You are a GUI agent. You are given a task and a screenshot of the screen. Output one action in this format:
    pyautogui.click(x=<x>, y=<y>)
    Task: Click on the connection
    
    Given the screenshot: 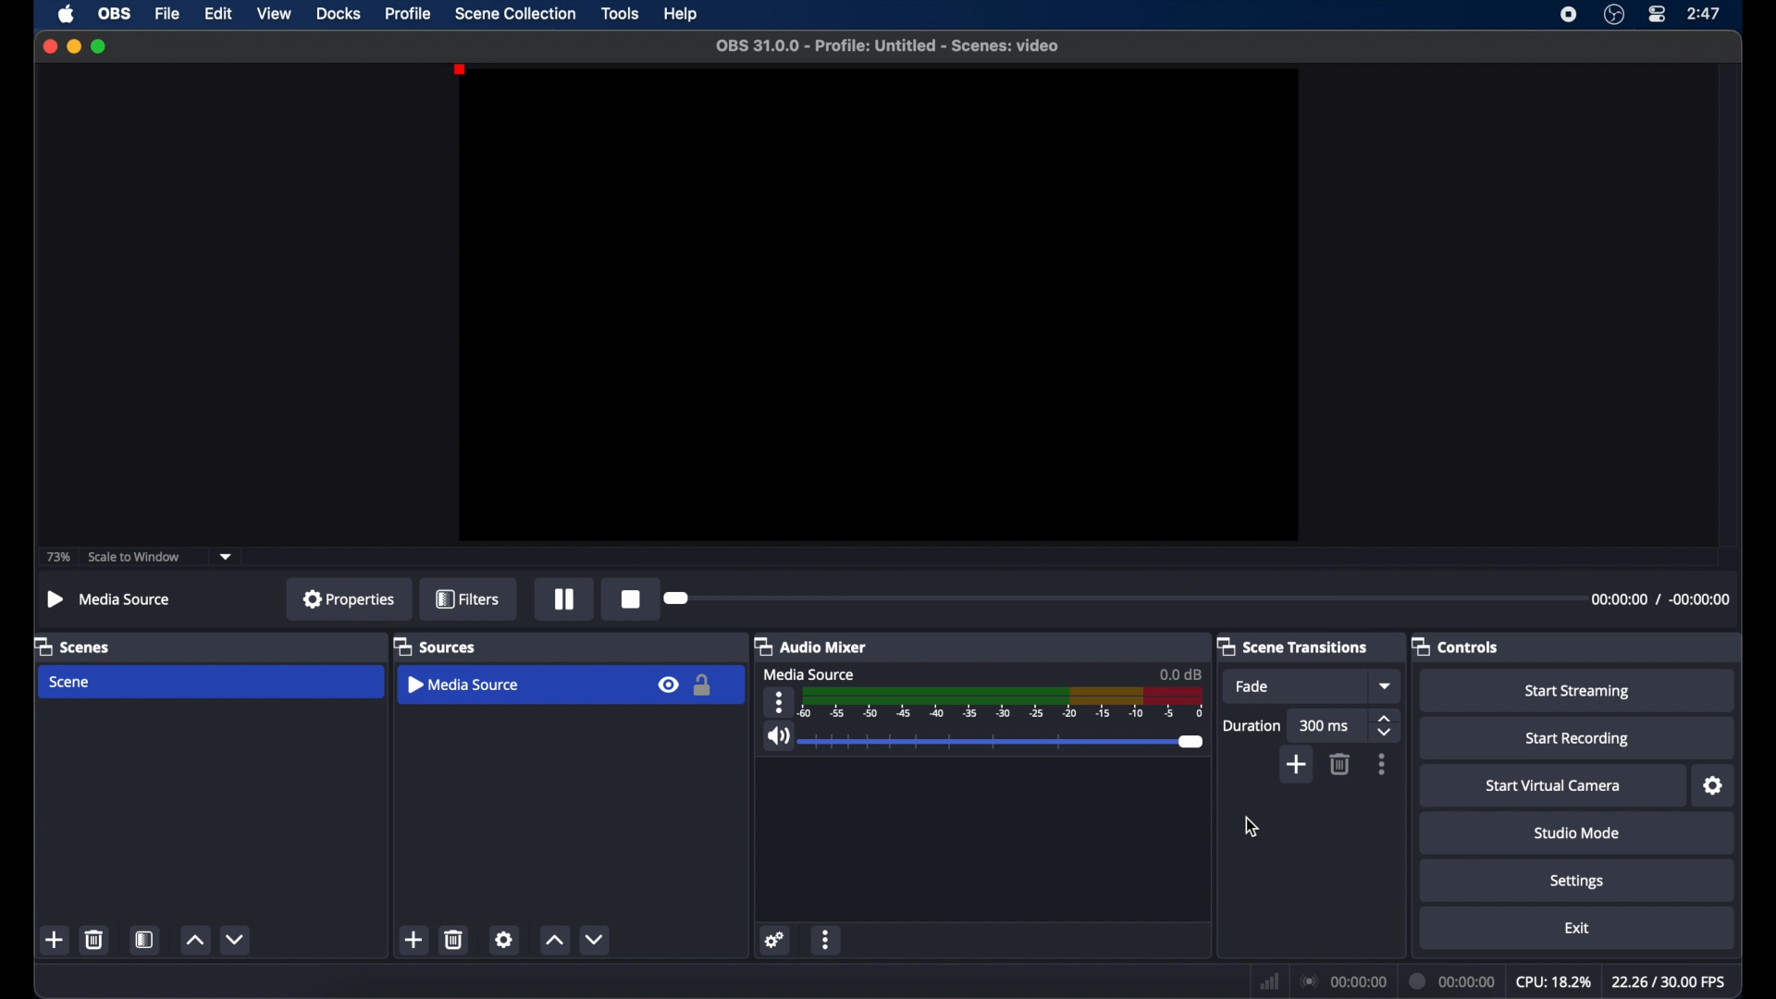 What is the action you would take?
    pyautogui.click(x=1344, y=981)
    